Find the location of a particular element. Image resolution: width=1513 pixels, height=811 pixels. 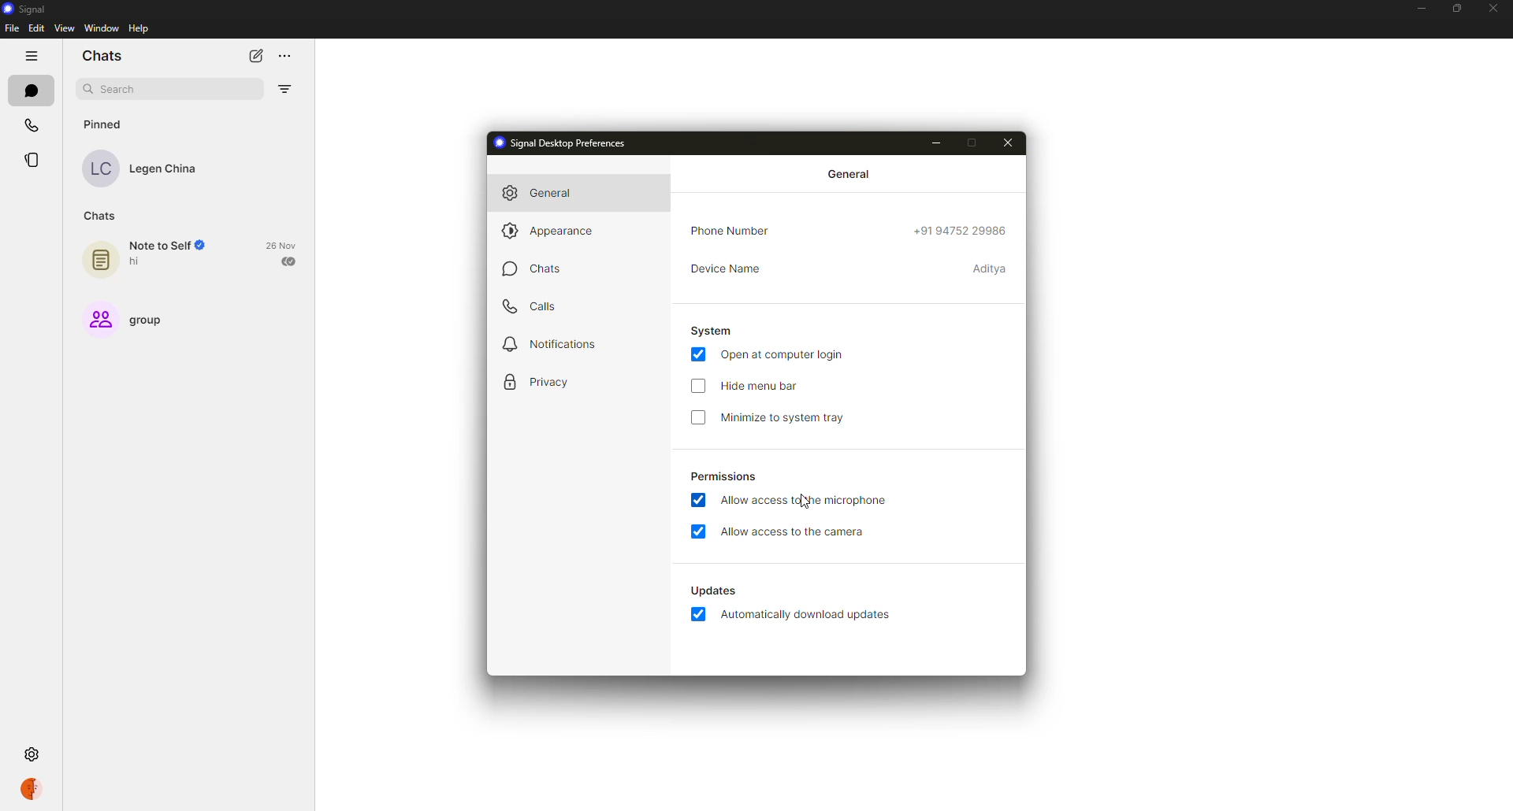

chats is located at coordinates (30, 90).